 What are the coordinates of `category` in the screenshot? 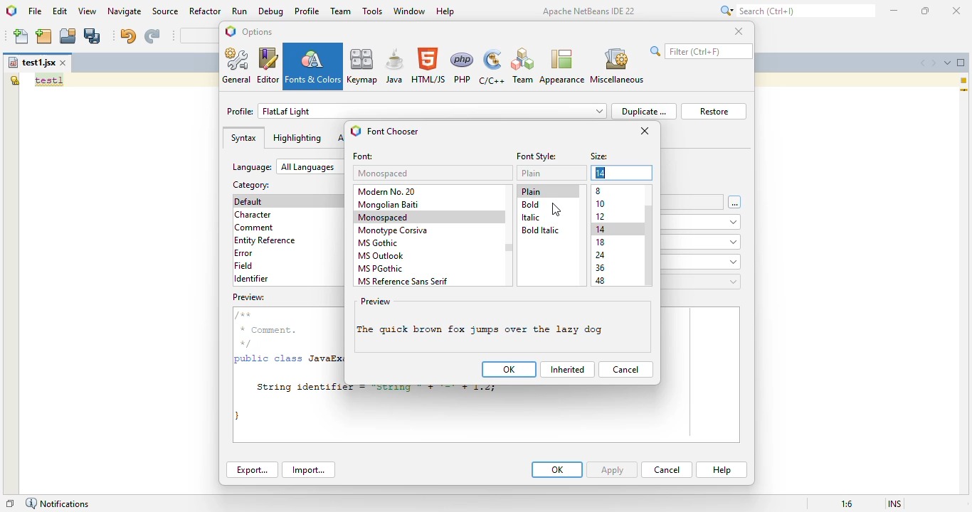 It's located at (251, 184).